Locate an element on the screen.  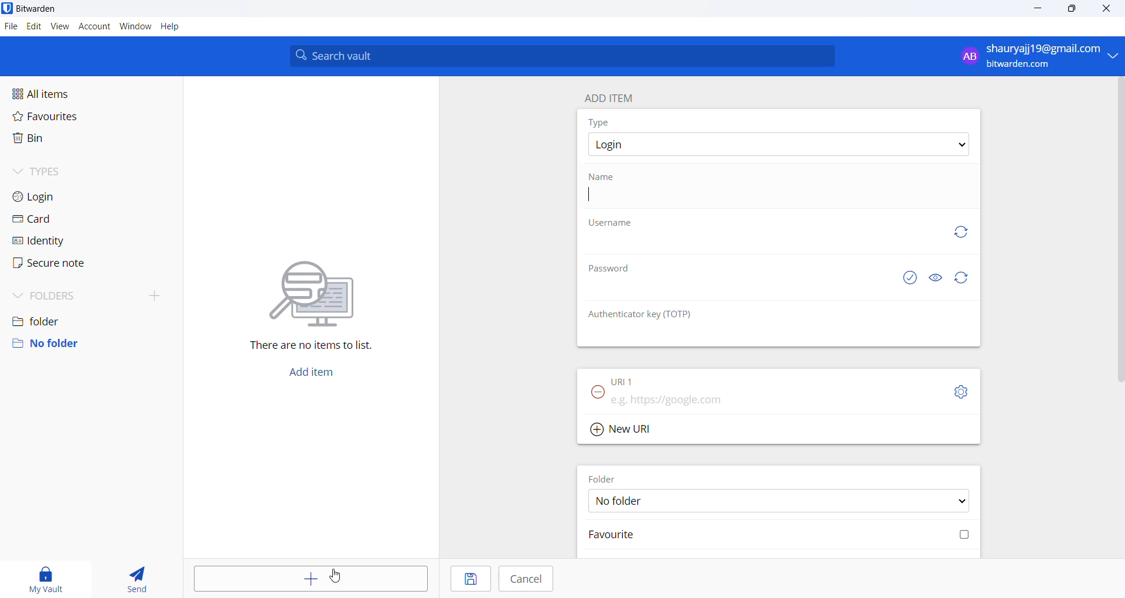
password input is located at coordinates (738, 291).